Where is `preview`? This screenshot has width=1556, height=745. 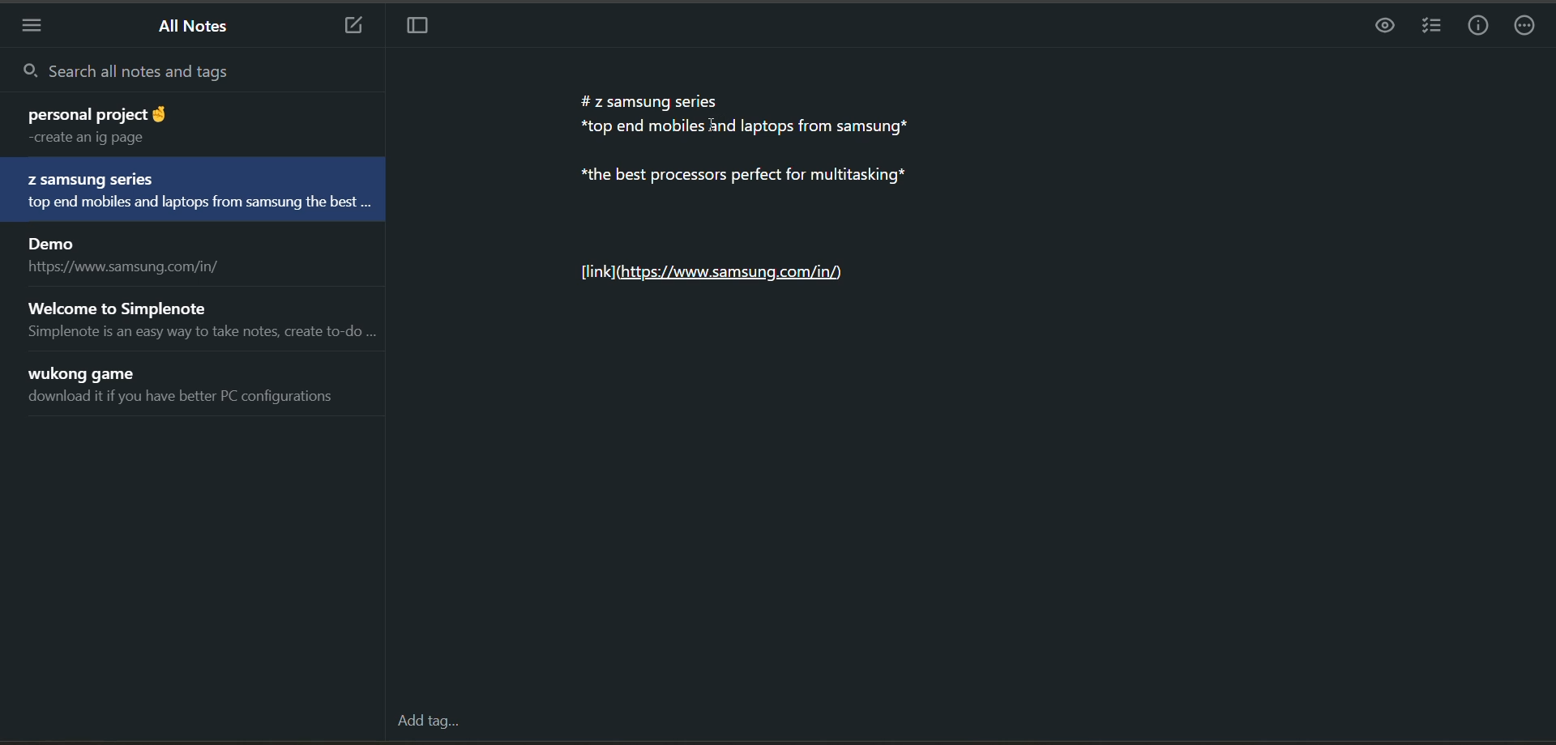
preview is located at coordinates (1379, 30).